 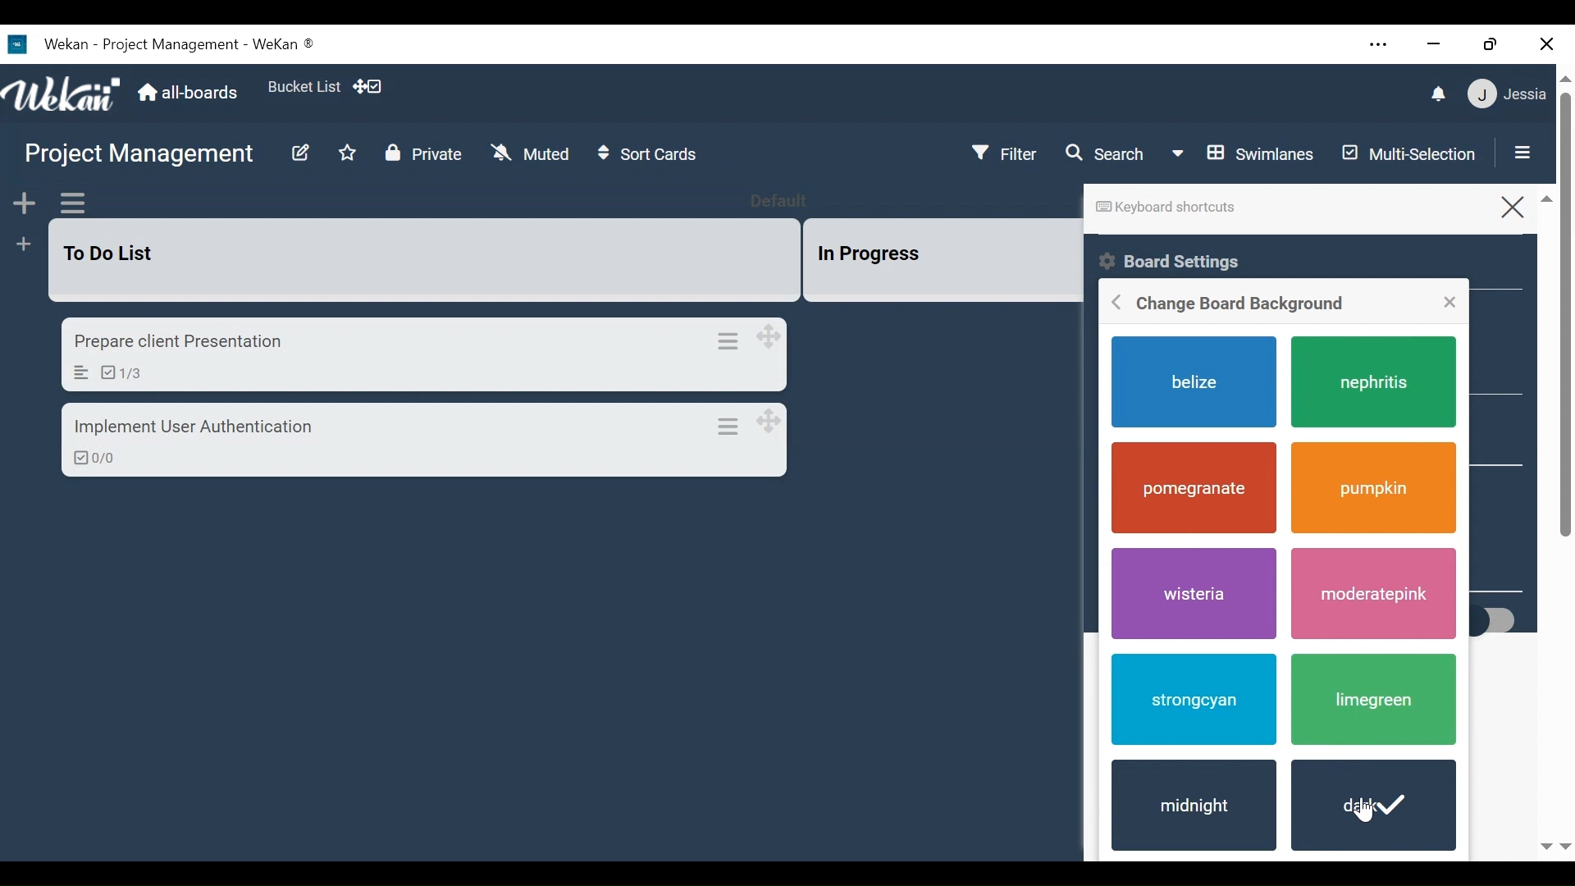 I want to click on strongcyan, so click(x=1191, y=698).